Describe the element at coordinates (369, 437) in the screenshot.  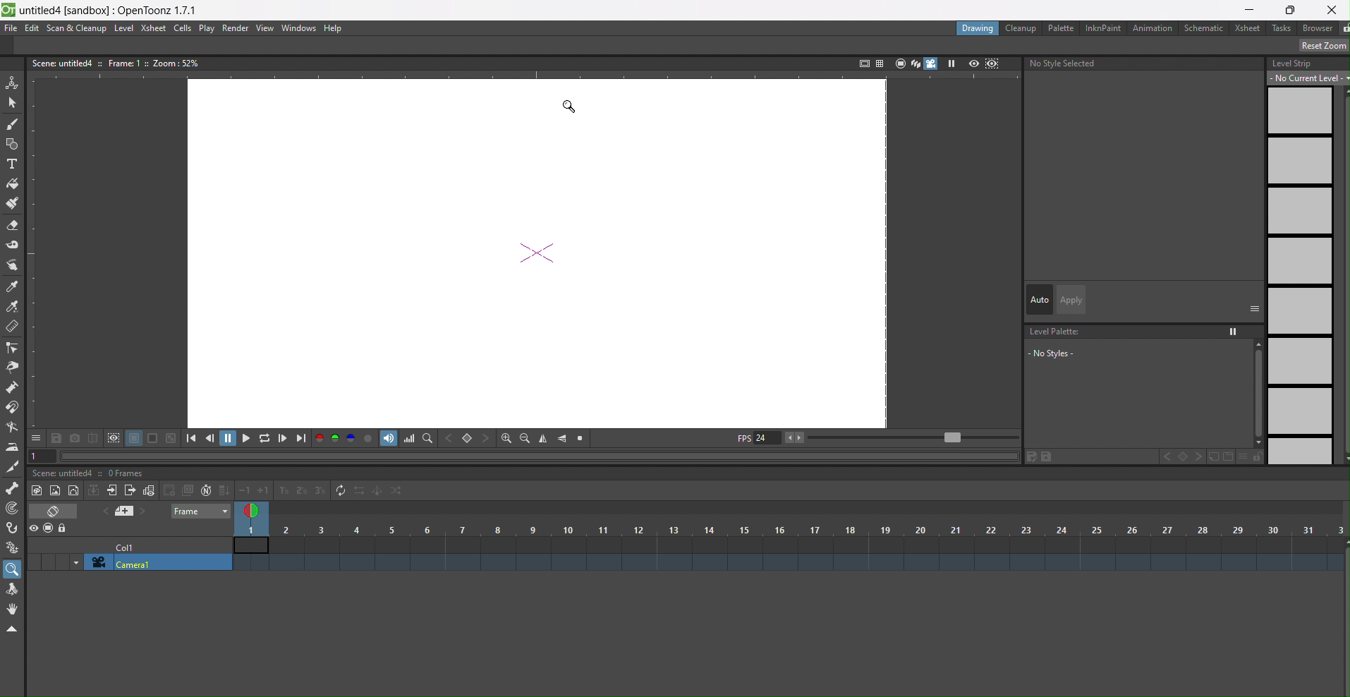
I see `` at that location.